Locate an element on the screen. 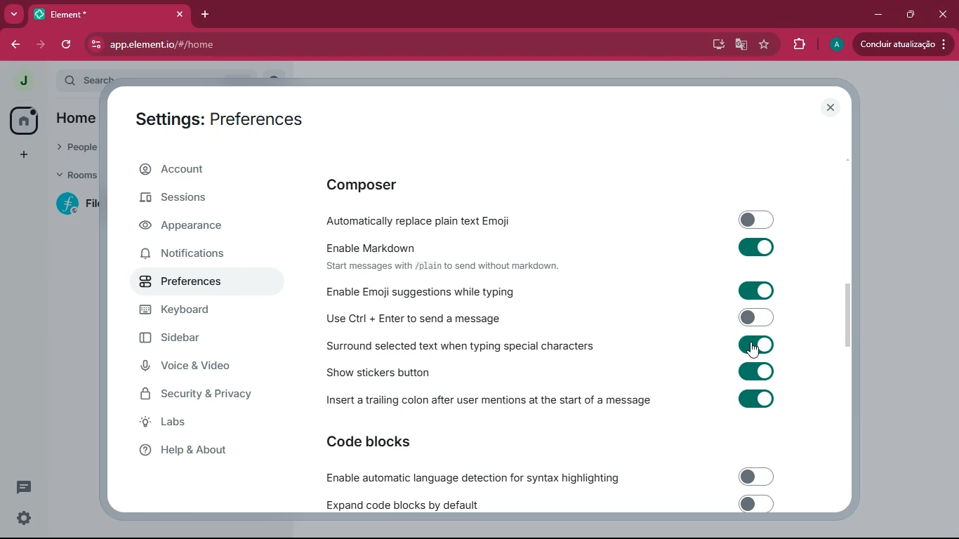 The height and width of the screenshot is (539, 959). voice & video is located at coordinates (190, 366).